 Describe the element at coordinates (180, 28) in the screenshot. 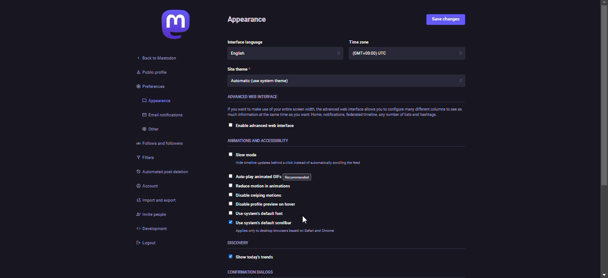

I see `mastodon` at that location.